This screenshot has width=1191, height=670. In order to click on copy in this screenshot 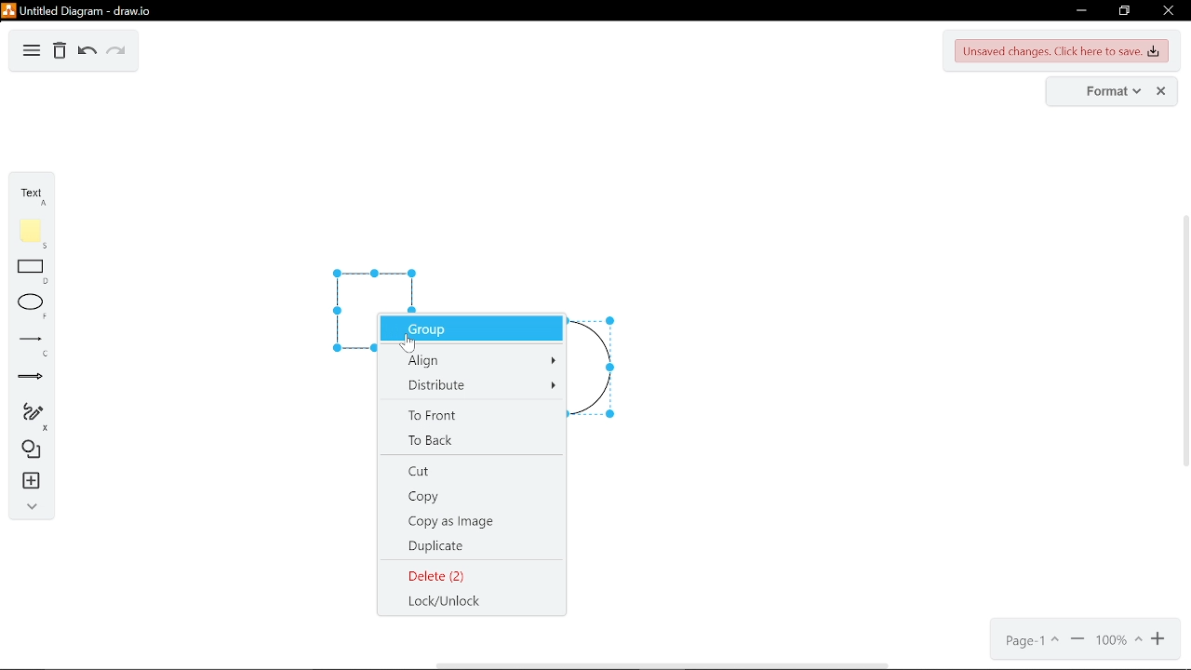, I will do `click(472, 496)`.